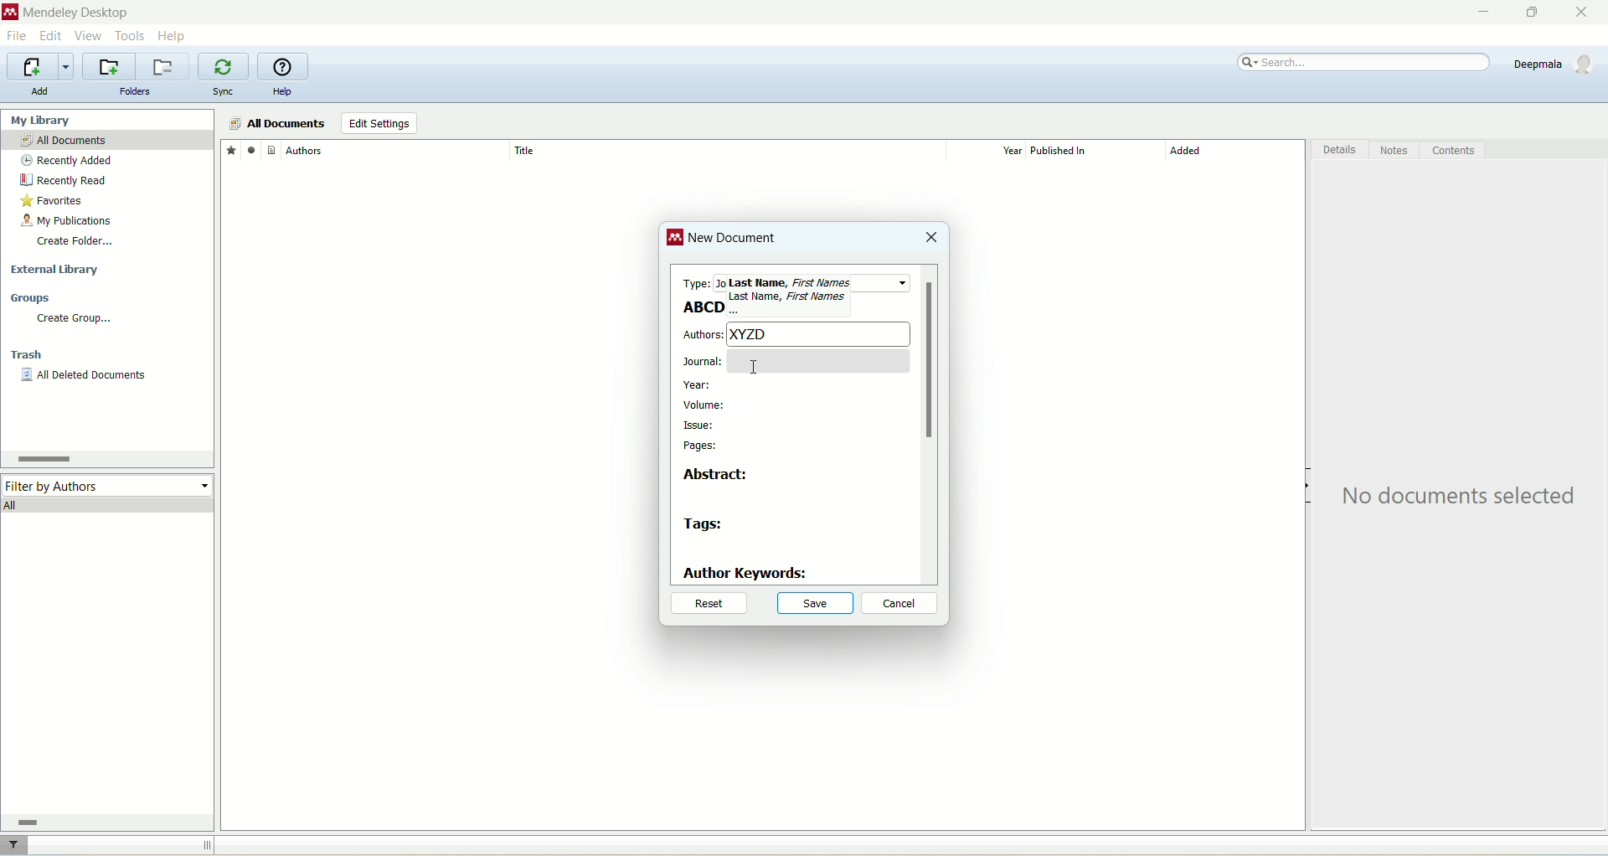 This screenshot has width=1608, height=856. I want to click on close, so click(1589, 13).